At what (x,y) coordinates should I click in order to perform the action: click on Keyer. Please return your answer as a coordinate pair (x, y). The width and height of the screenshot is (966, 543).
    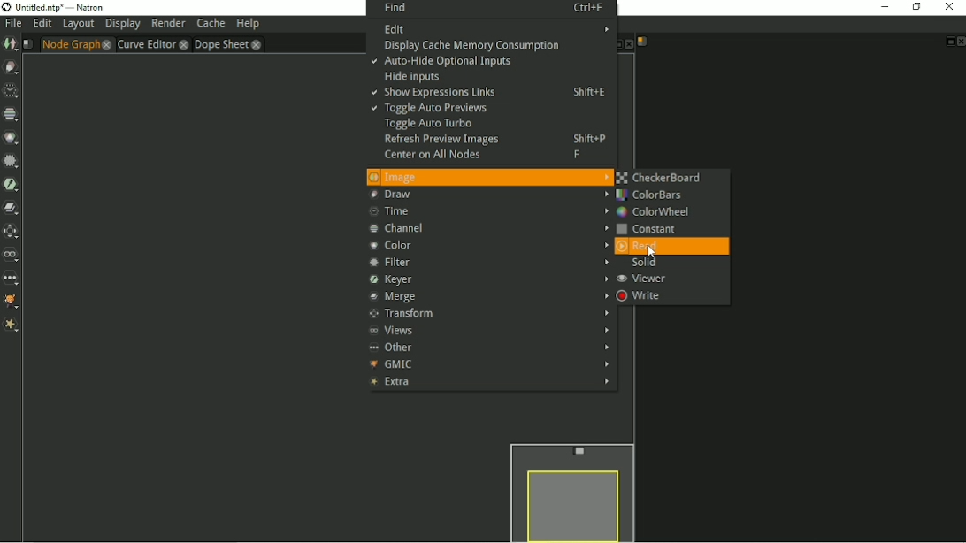
    Looking at the image, I should click on (487, 279).